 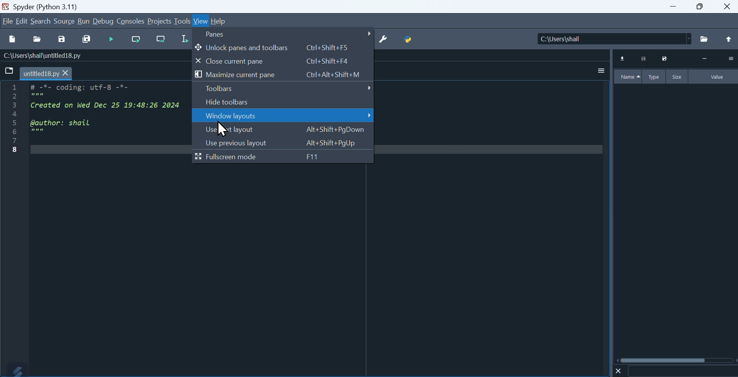 I want to click on Option, so click(x=730, y=58).